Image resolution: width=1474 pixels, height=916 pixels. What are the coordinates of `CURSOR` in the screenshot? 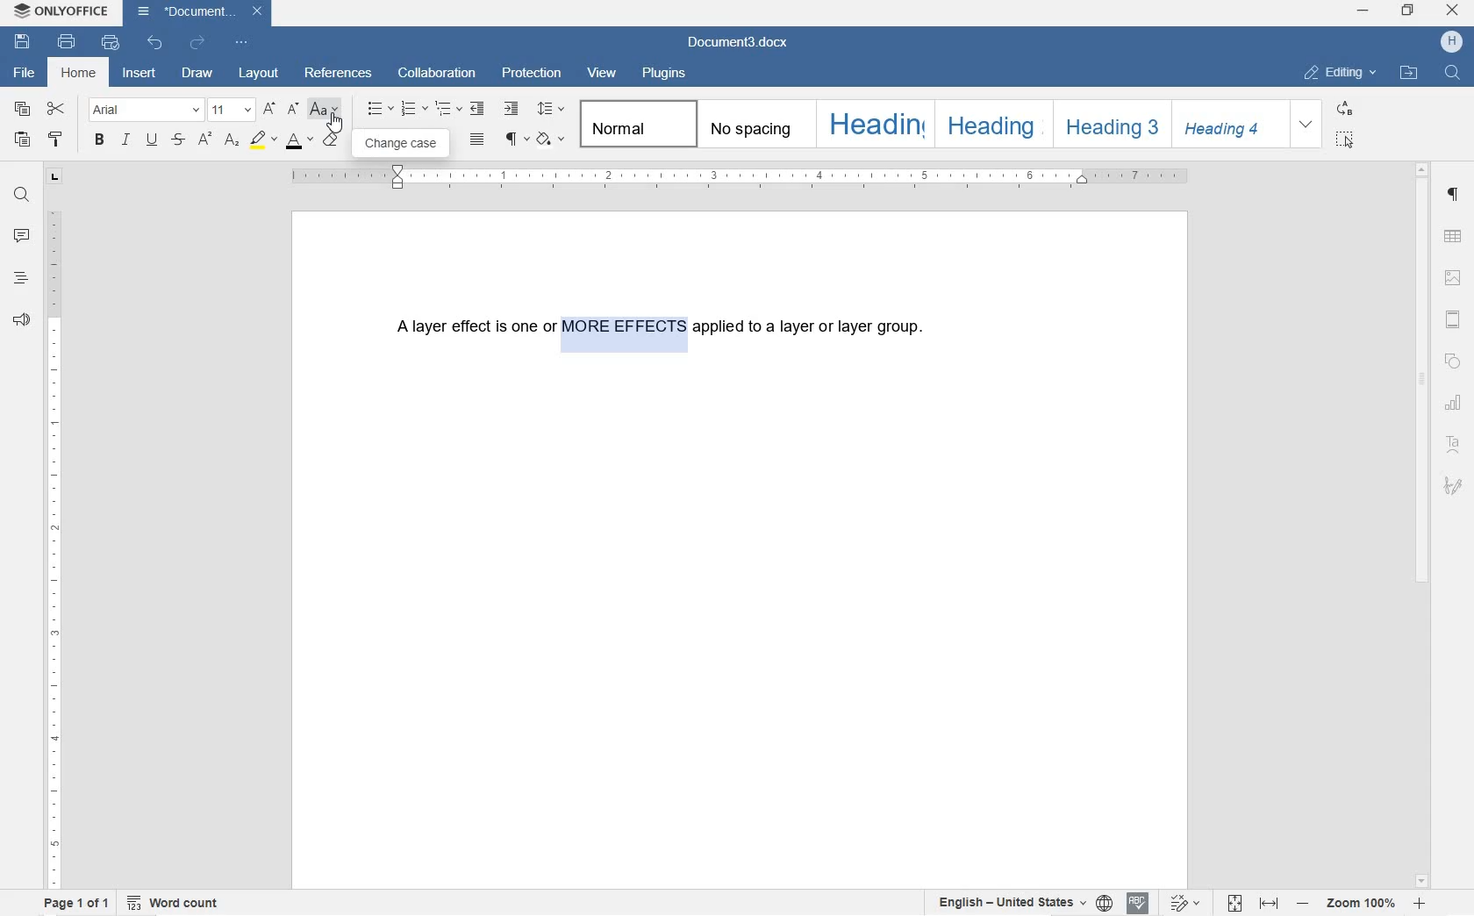 It's located at (333, 125).